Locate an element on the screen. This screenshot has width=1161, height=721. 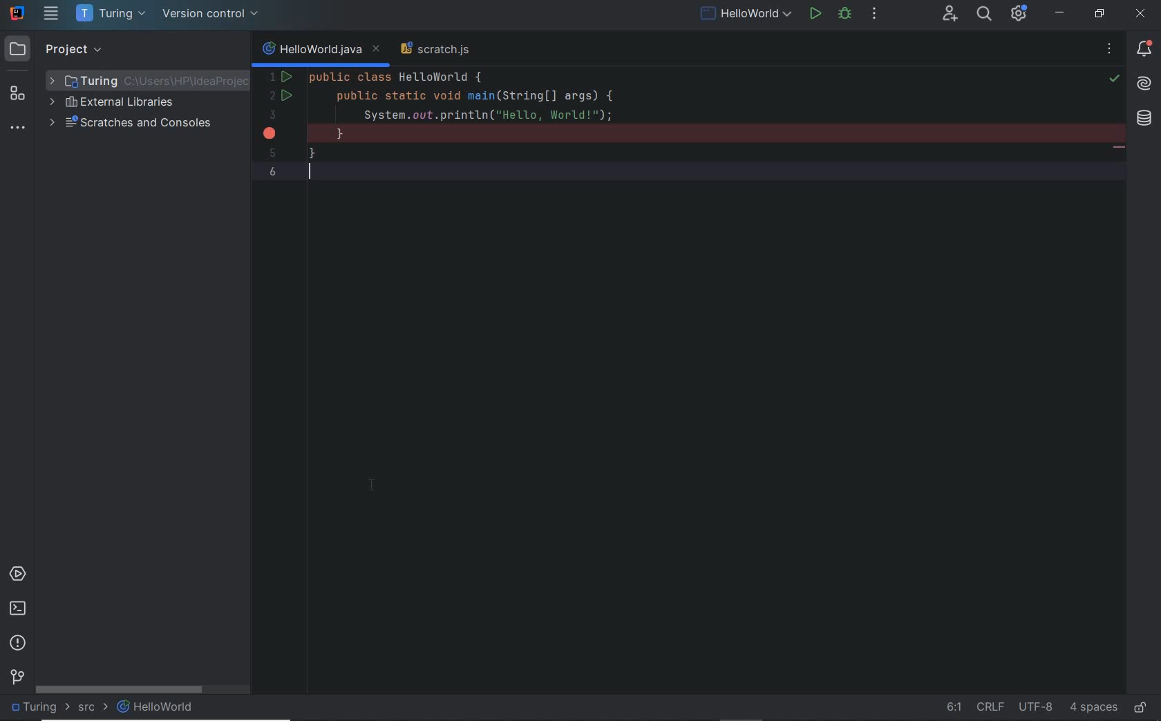
minimize is located at coordinates (1060, 15).